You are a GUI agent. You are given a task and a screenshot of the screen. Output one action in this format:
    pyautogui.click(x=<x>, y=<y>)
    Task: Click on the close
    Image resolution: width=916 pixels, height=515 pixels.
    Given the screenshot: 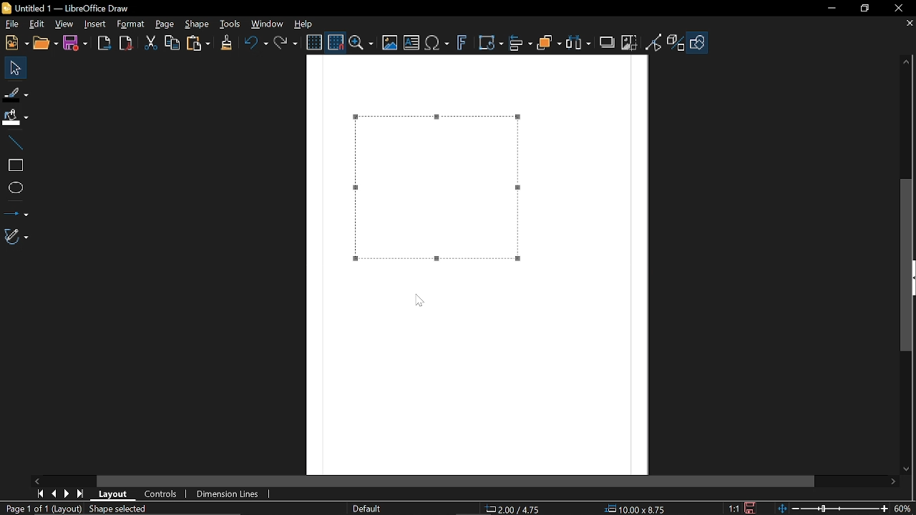 What is the action you would take?
    pyautogui.click(x=898, y=9)
    